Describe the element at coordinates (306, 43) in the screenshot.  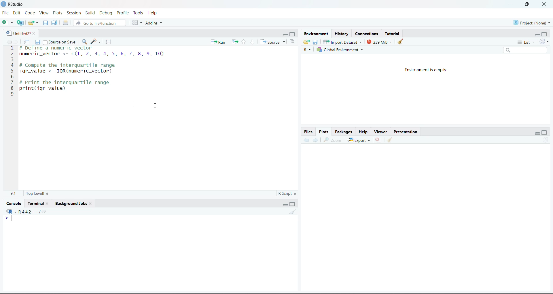
I see `Load workspace` at that location.